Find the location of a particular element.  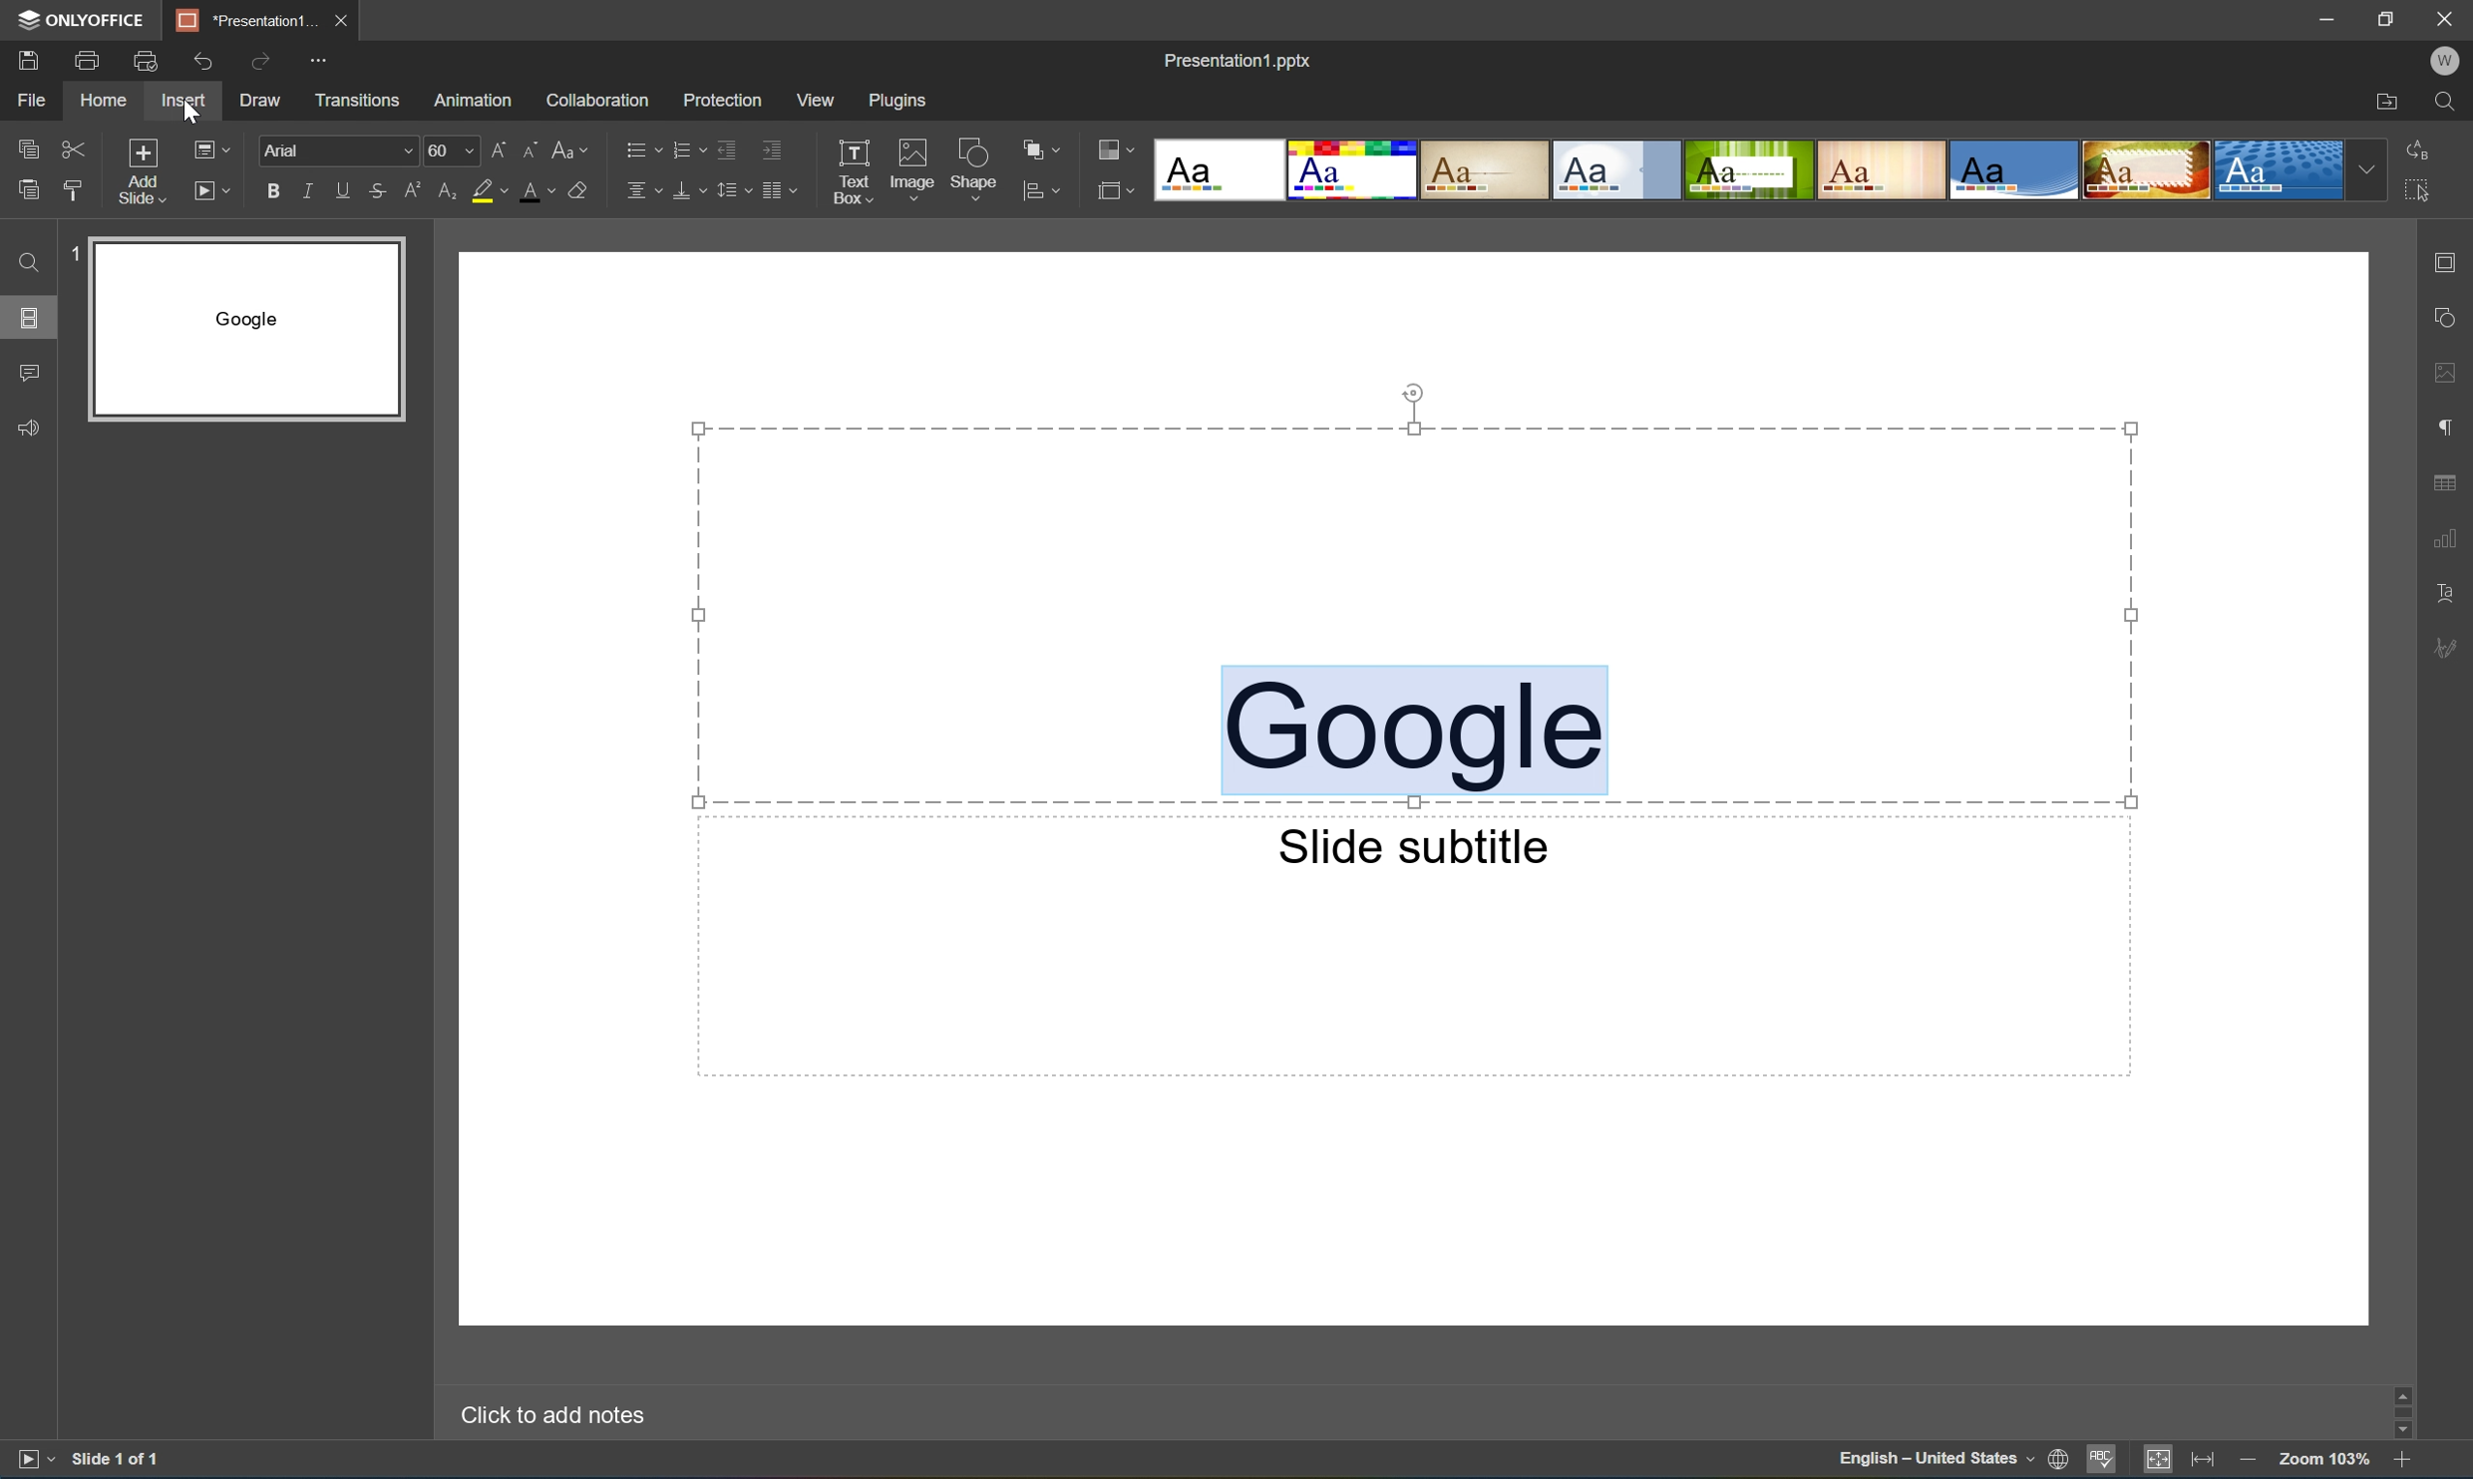

File is located at coordinates (38, 98).